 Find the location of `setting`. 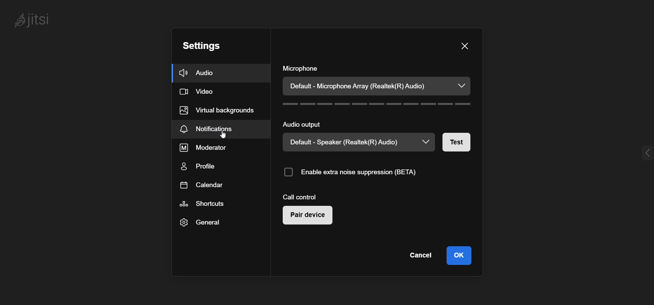

setting is located at coordinates (201, 46).